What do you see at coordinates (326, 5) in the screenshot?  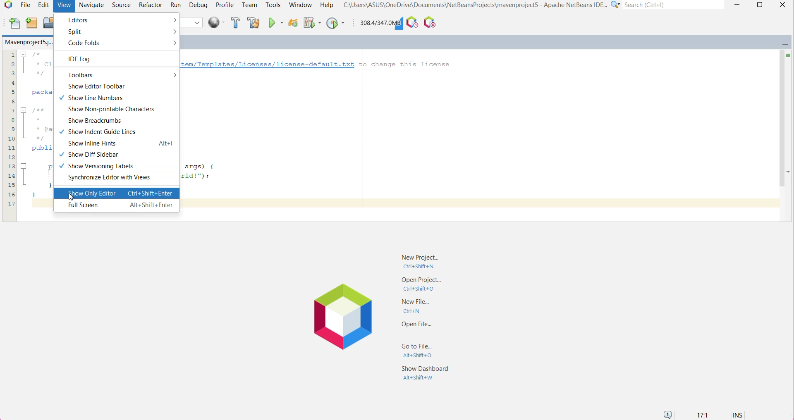 I see `Help` at bounding box center [326, 5].